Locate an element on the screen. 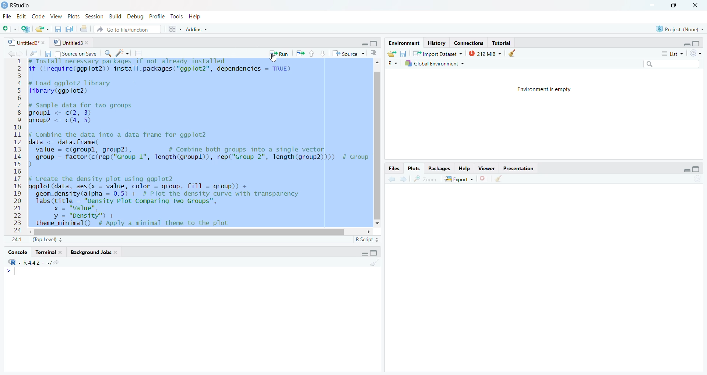  save current documents is located at coordinates (57, 30).